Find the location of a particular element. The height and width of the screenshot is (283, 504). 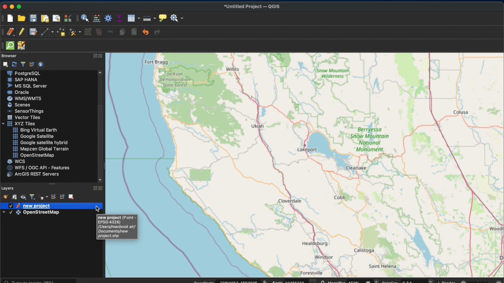

tool tip is located at coordinates (118, 227).